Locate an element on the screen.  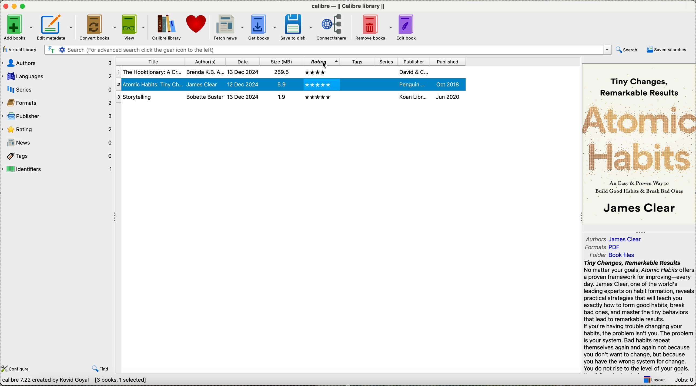
remove books is located at coordinates (373, 27).